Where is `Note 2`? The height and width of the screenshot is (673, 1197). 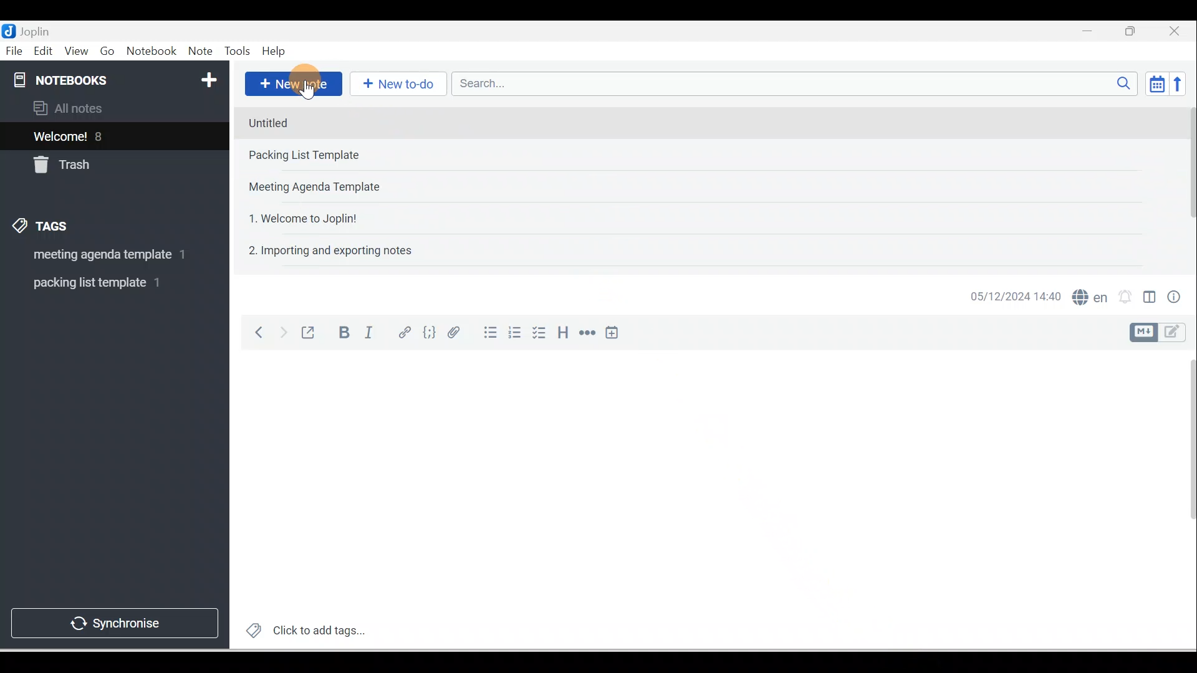
Note 2 is located at coordinates (330, 155).